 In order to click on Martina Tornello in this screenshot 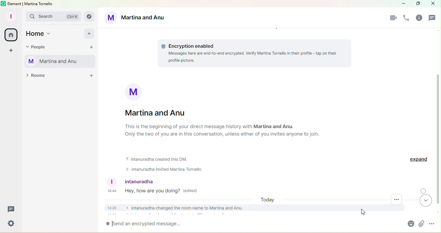, I will do `click(60, 62)`.